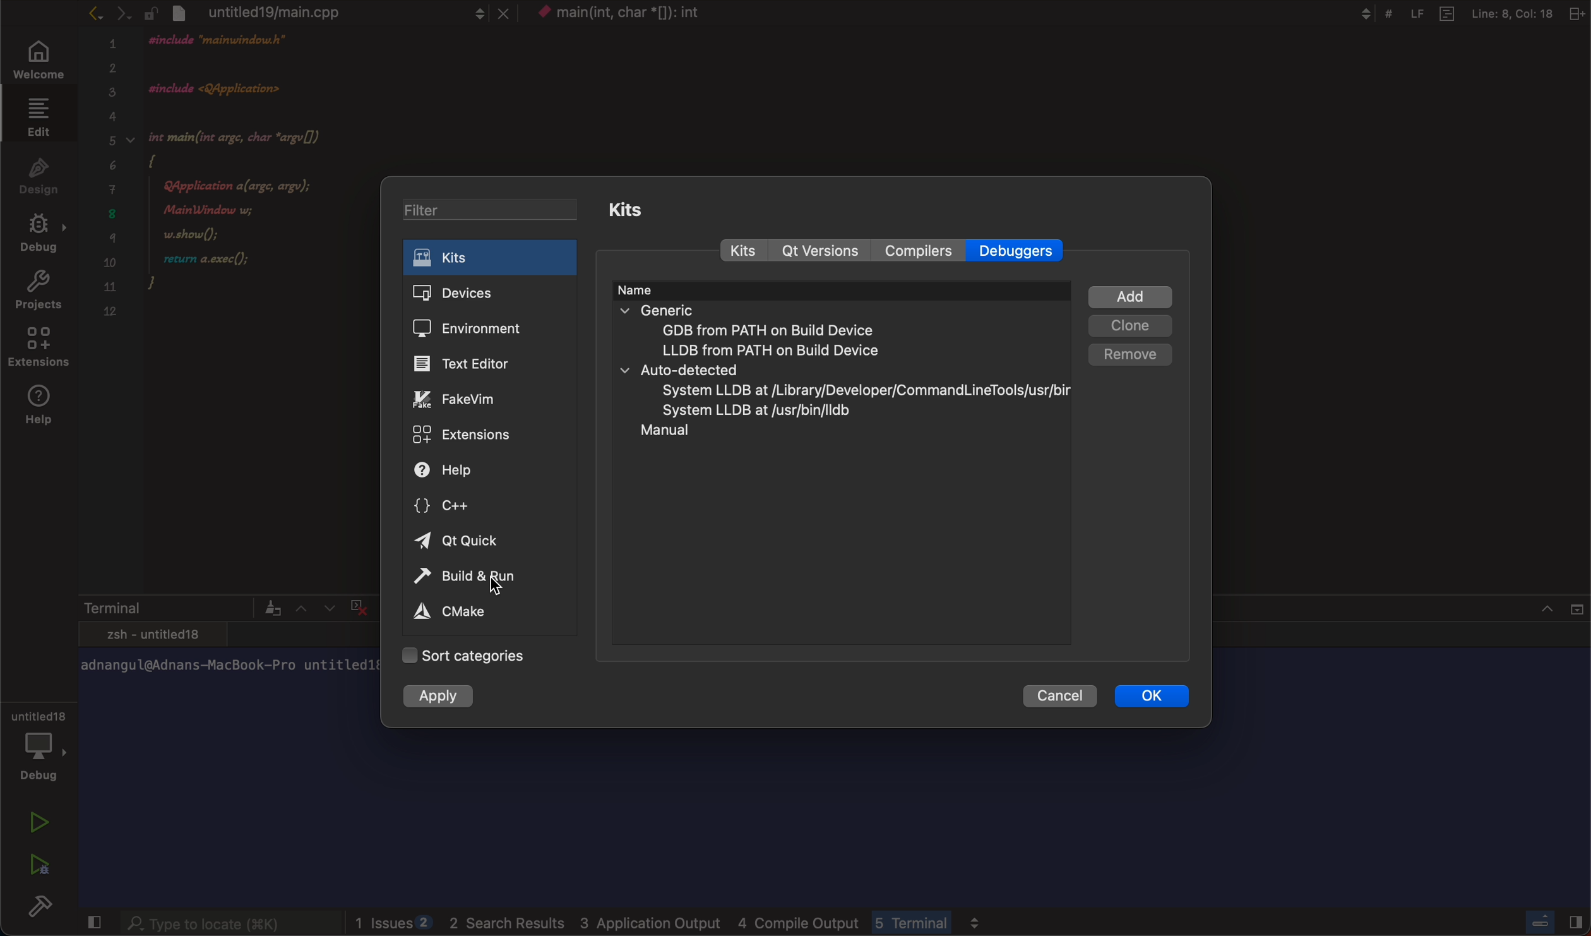 The image size is (1591, 936). I want to click on kits information, so click(843, 374).